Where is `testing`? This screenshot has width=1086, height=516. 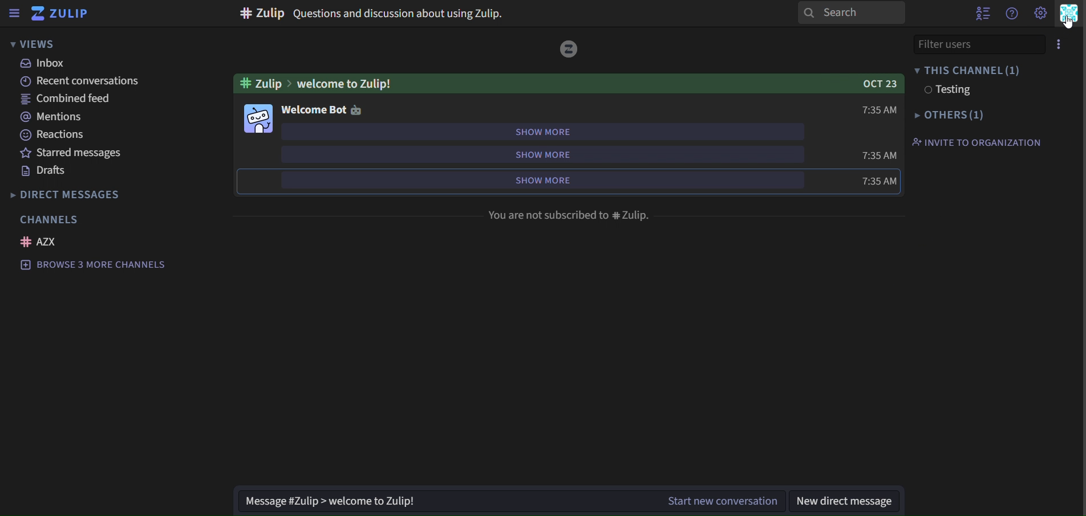 testing is located at coordinates (946, 90).